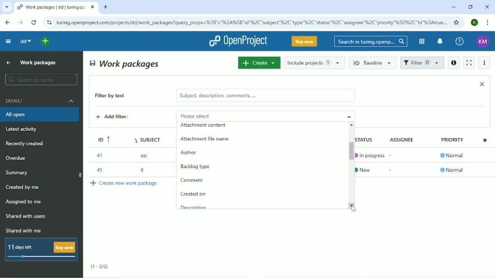 Image resolution: width=495 pixels, height=278 pixels. What do you see at coordinates (8, 41) in the screenshot?
I see `Collapse project menu` at bounding box center [8, 41].